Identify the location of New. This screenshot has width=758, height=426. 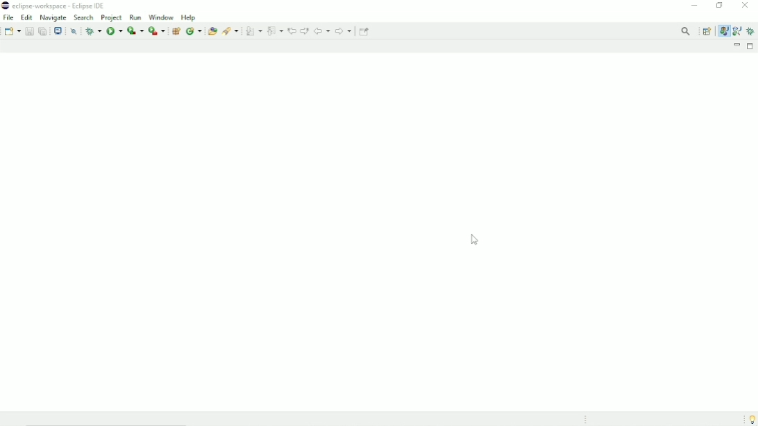
(12, 30).